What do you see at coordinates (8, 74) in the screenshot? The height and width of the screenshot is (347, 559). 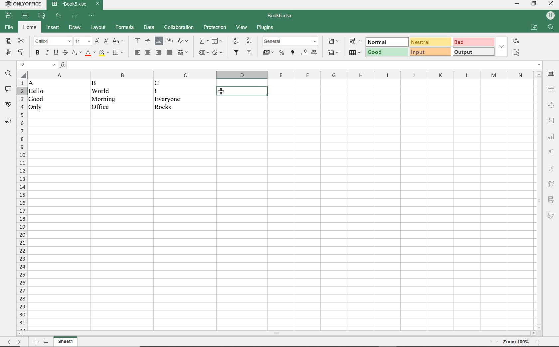 I see `find` at bounding box center [8, 74].